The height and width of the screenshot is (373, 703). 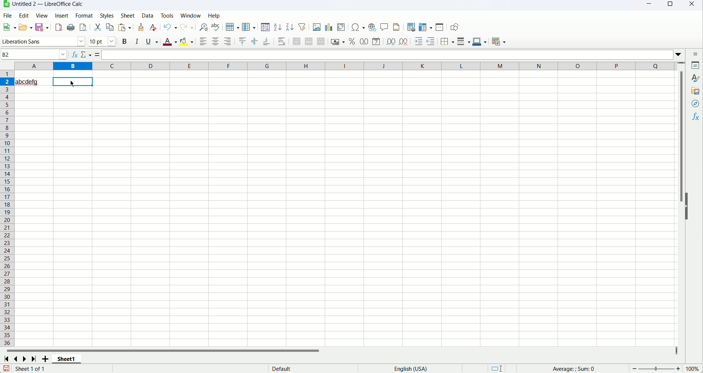 What do you see at coordinates (696, 104) in the screenshot?
I see `navigator` at bounding box center [696, 104].